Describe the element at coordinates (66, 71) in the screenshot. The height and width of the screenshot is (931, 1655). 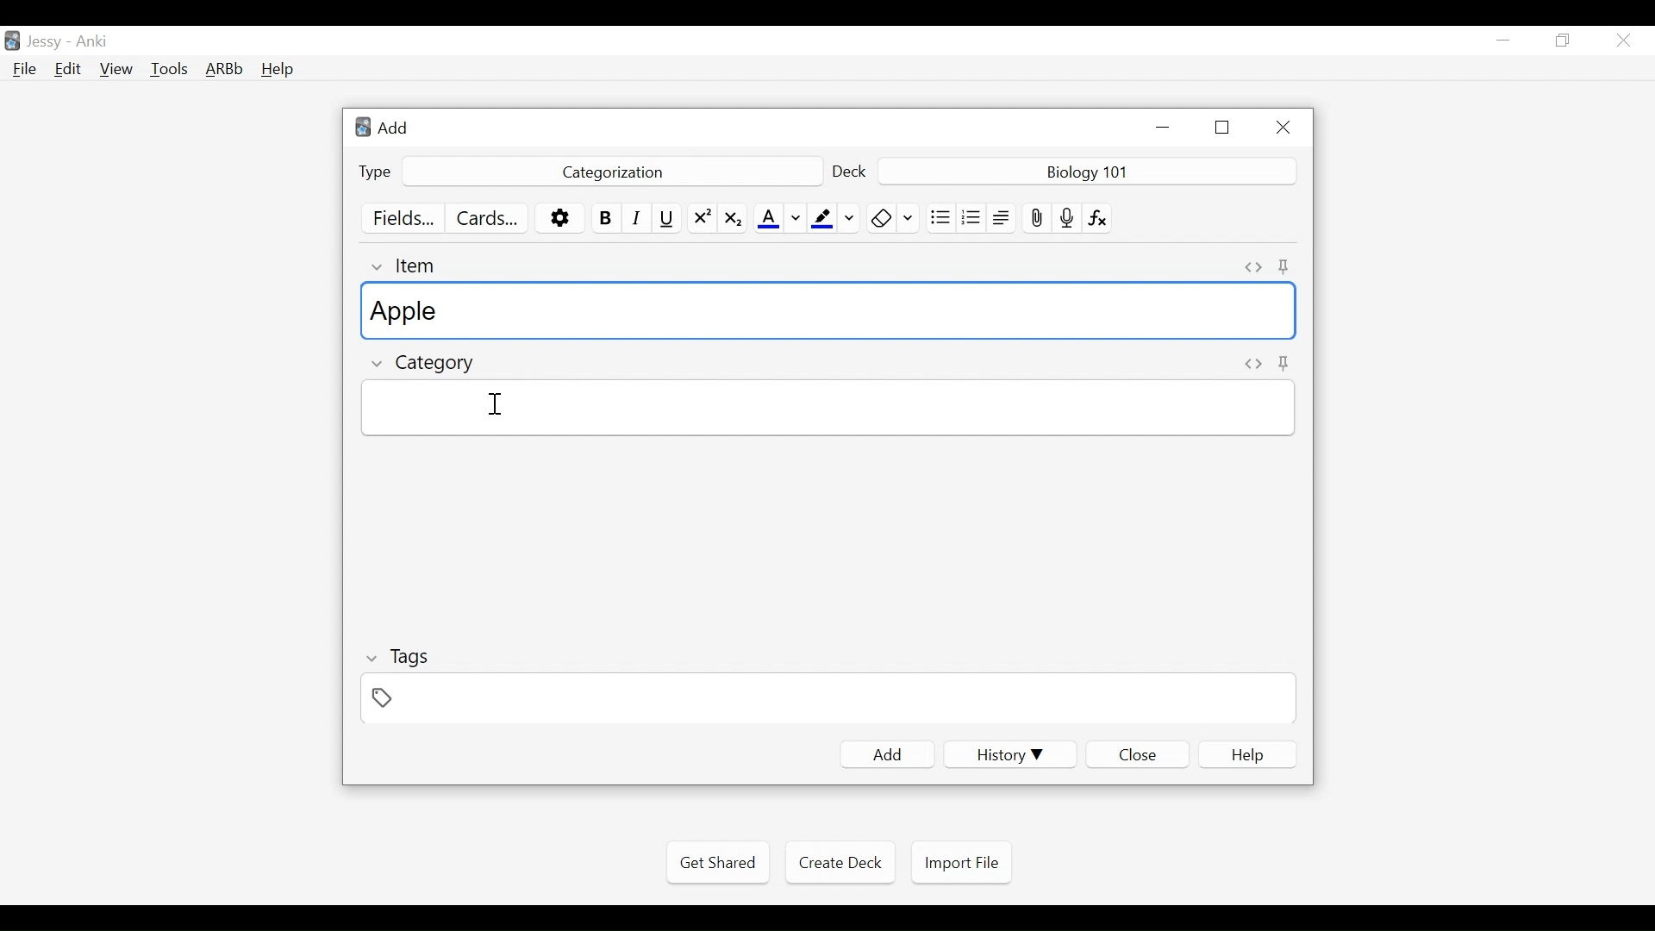
I see `Edit` at that location.